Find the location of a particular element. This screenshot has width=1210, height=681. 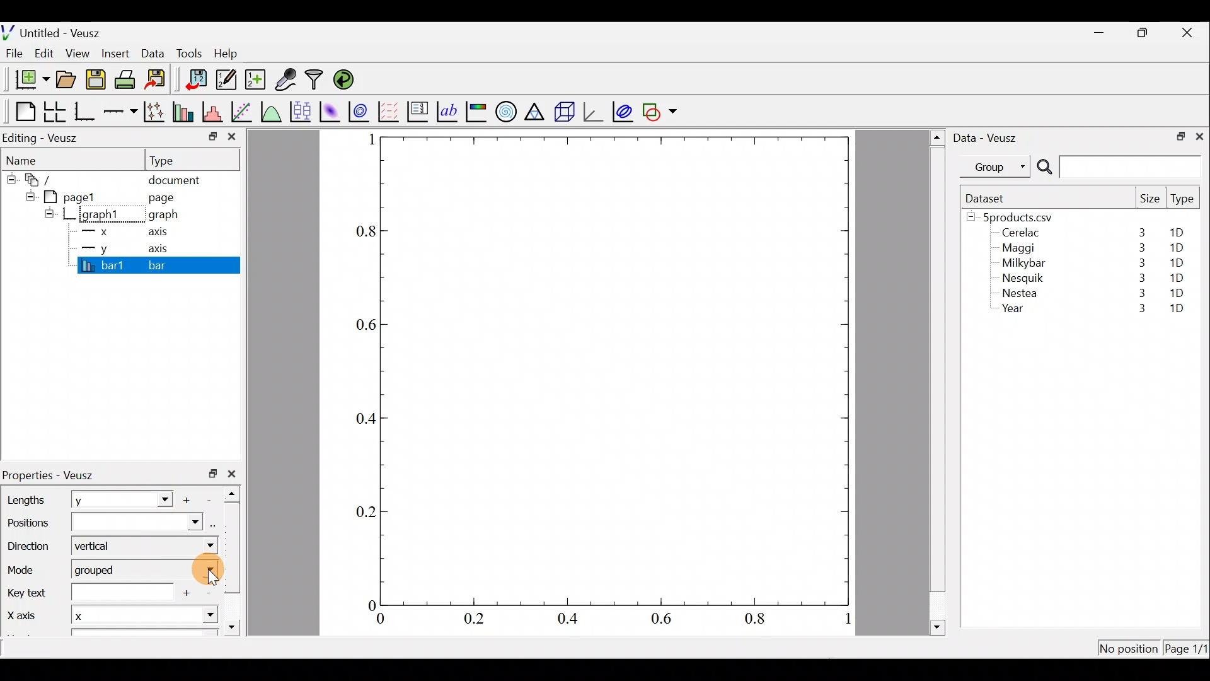

Plot box plots is located at coordinates (302, 111).